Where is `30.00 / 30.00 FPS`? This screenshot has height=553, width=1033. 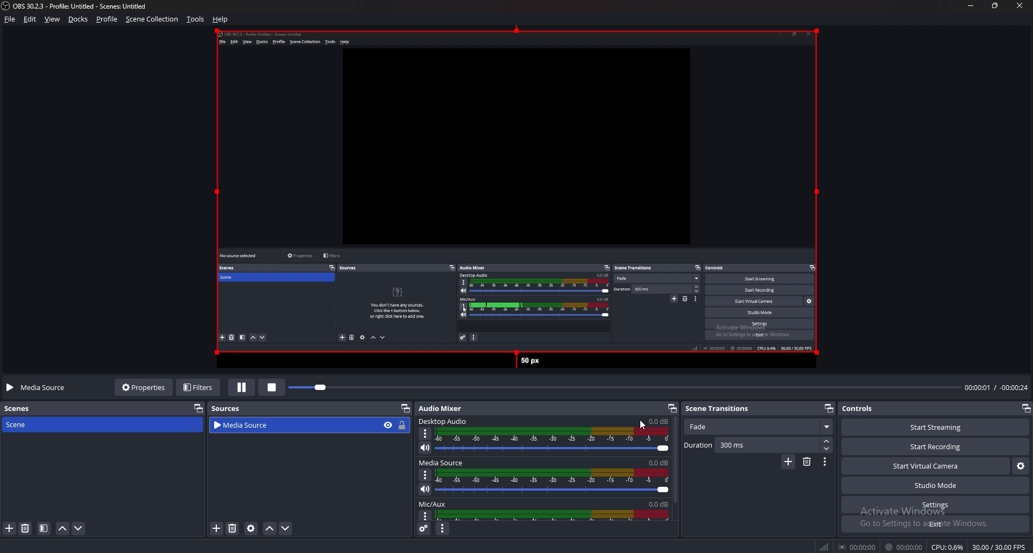 30.00 / 30.00 FPS is located at coordinates (999, 547).